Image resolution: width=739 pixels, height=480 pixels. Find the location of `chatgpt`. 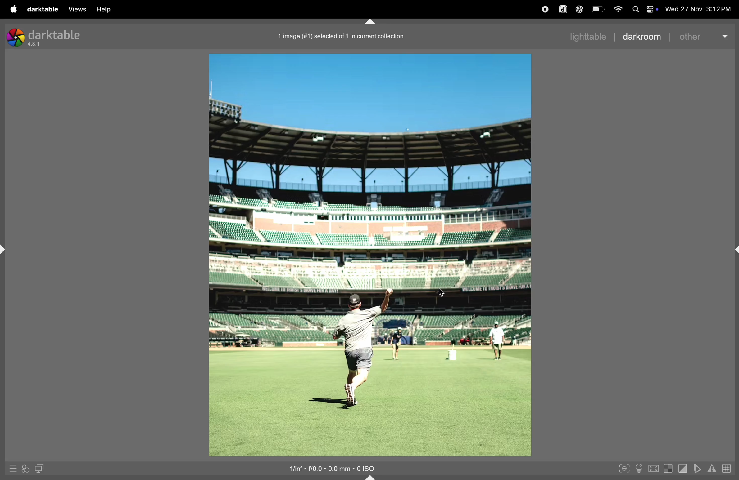

chatgpt is located at coordinates (580, 9).